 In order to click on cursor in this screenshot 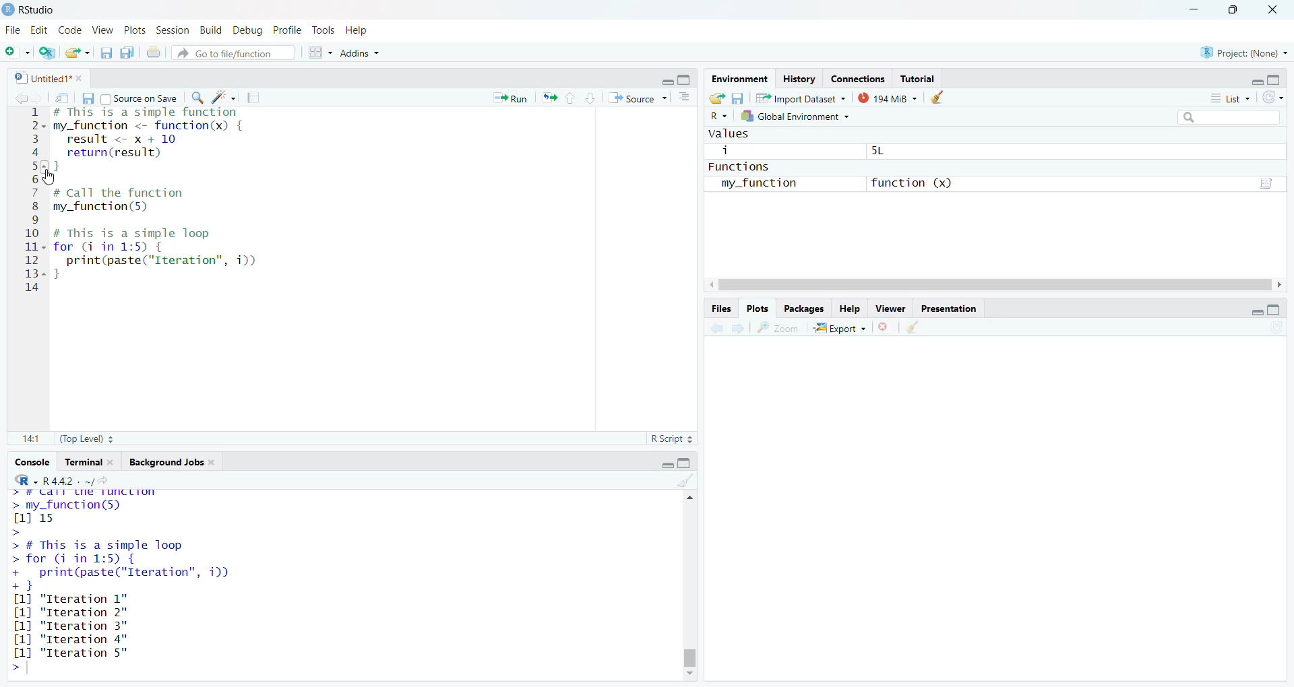, I will do `click(51, 176)`.